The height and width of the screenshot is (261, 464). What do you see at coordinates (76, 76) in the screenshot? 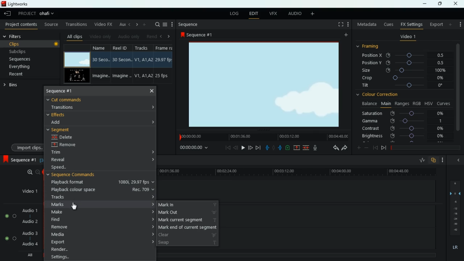
I see `screen` at bounding box center [76, 76].